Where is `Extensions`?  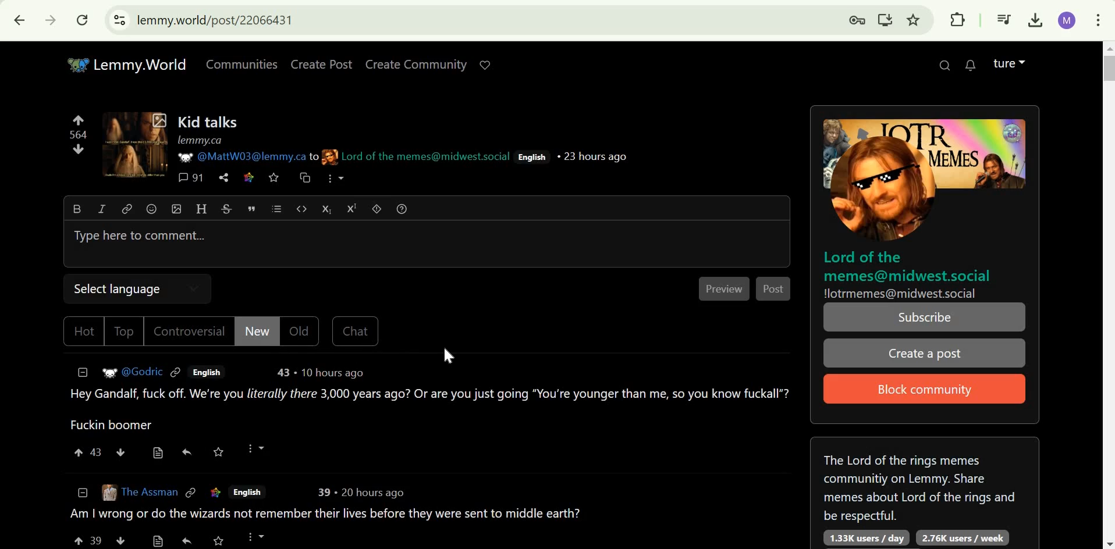
Extensions is located at coordinates (958, 19).